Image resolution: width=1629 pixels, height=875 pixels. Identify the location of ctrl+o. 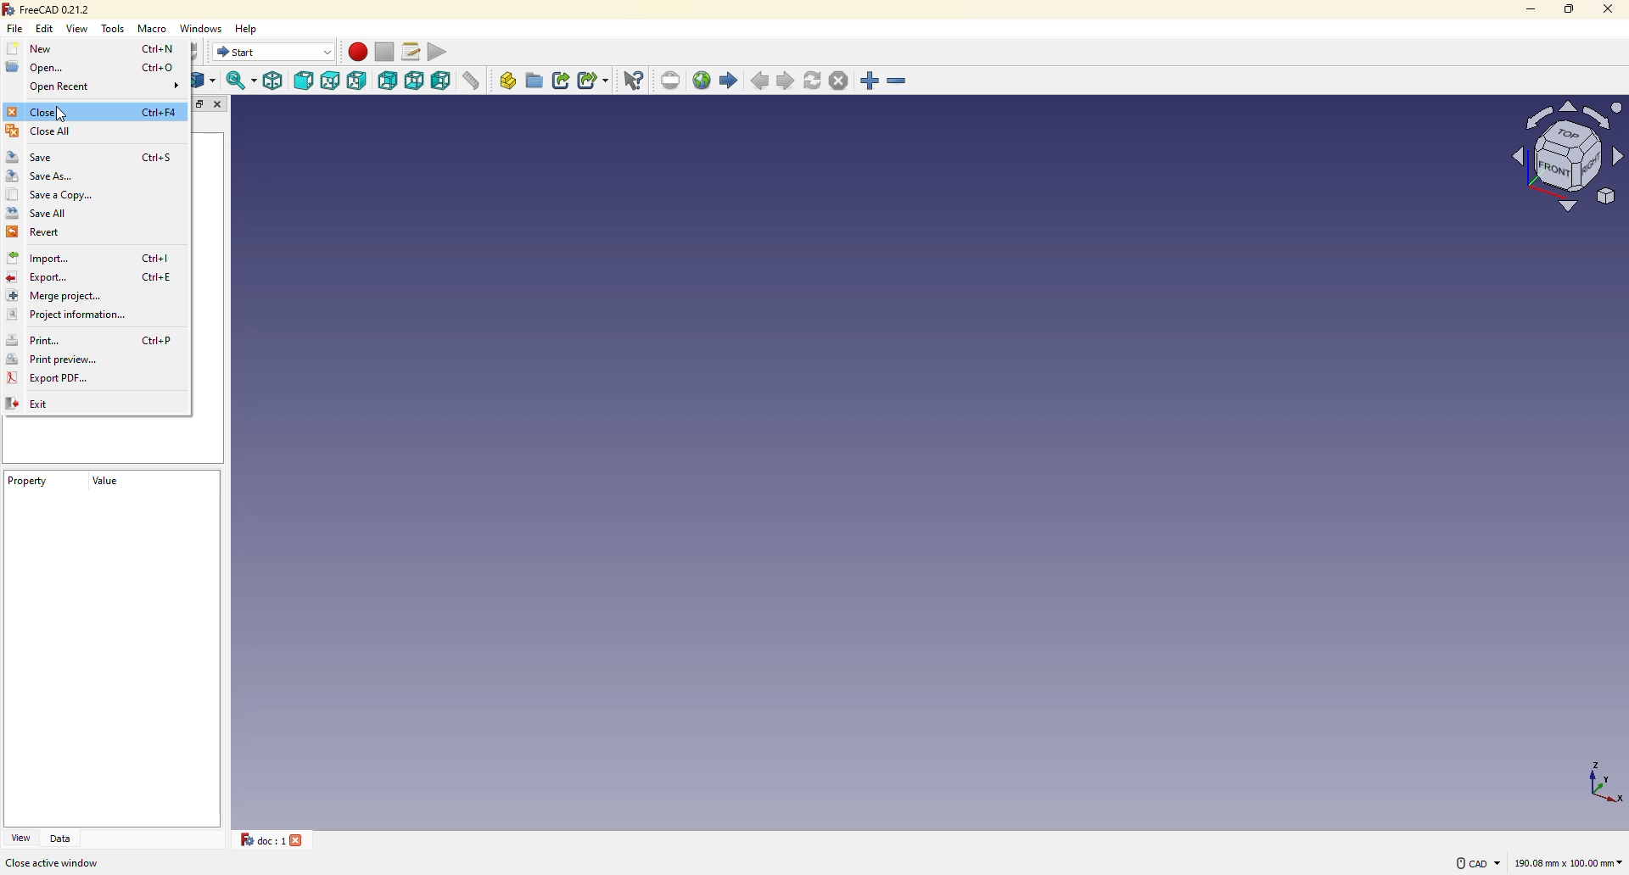
(160, 68).